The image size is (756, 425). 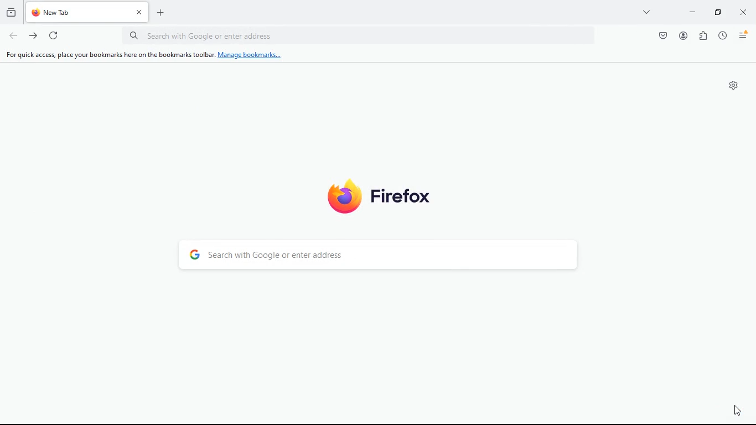 What do you see at coordinates (683, 35) in the screenshot?
I see `profile` at bounding box center [683, 35].